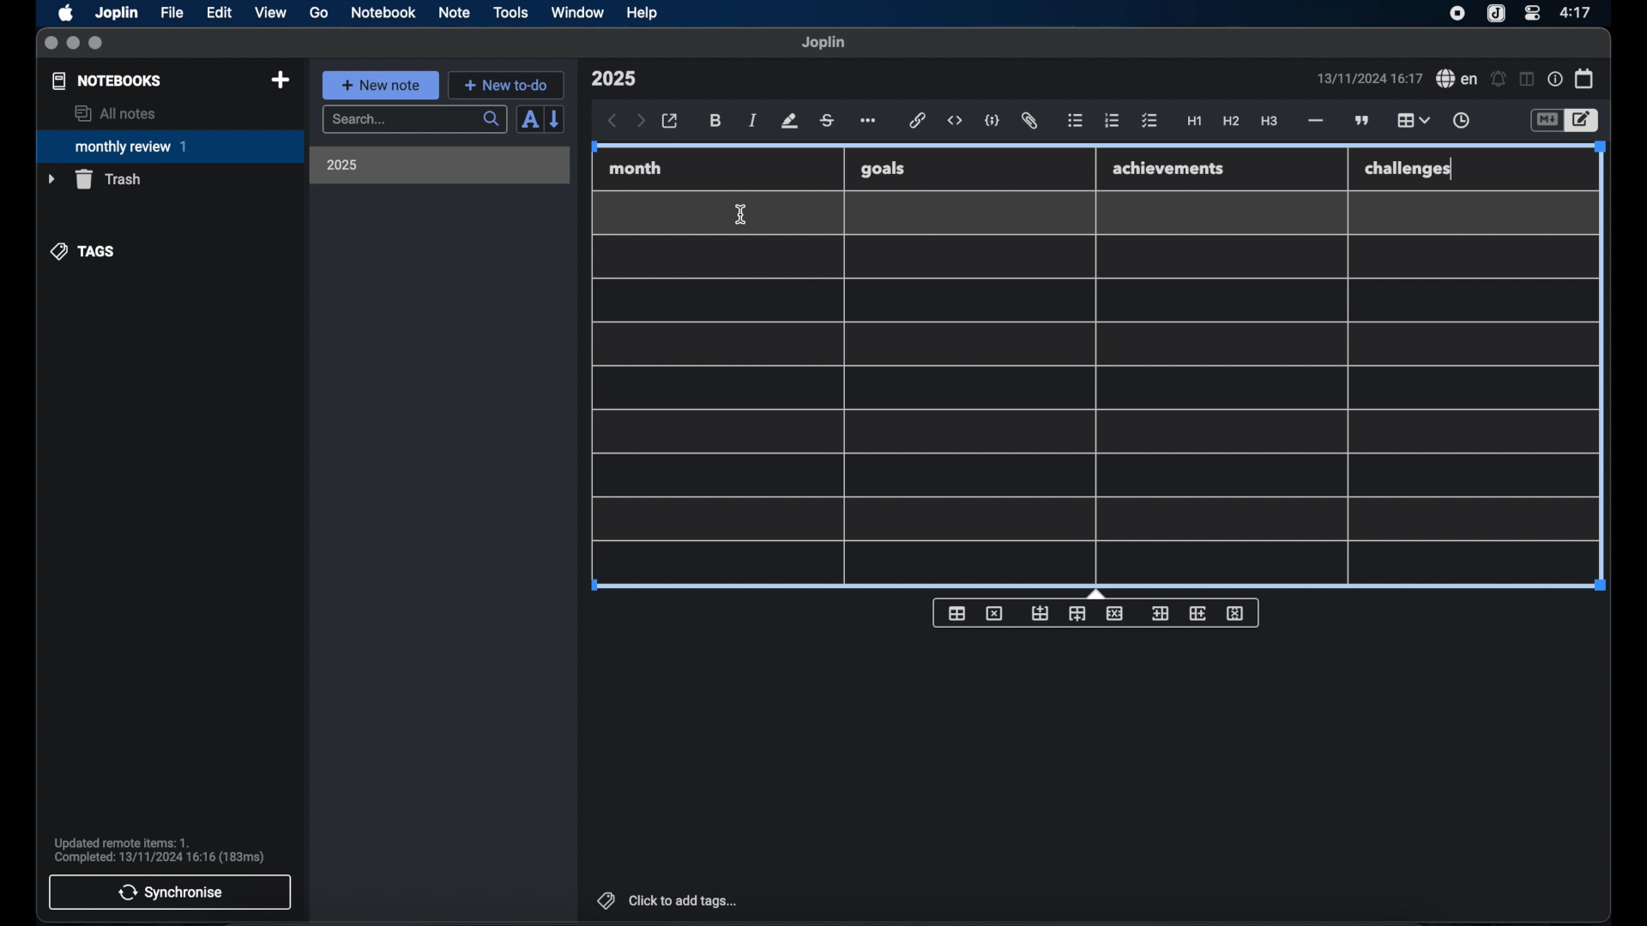  I want to click on apple icon, so click(64, 13).